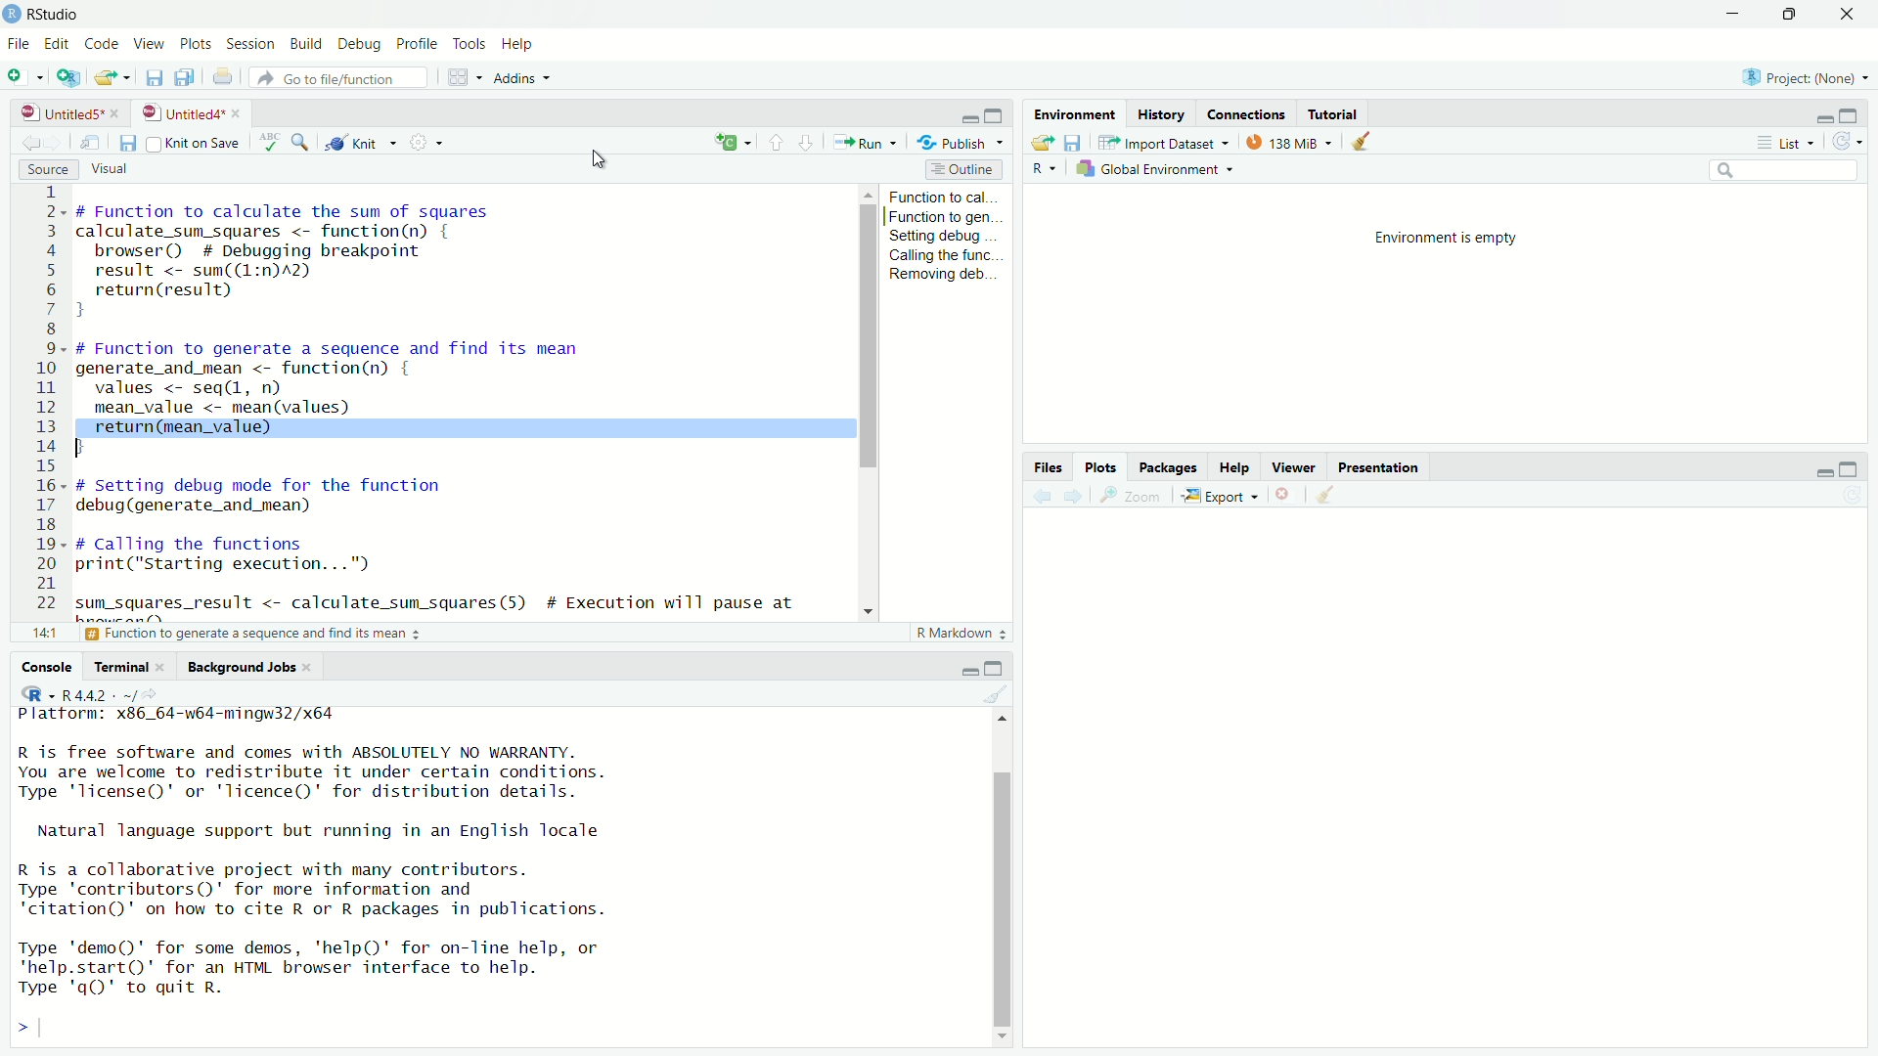  What do you see at coordinates (1452, 784) in the screenshot?
I see `empty plot area` at bounding box center [1452, 784].